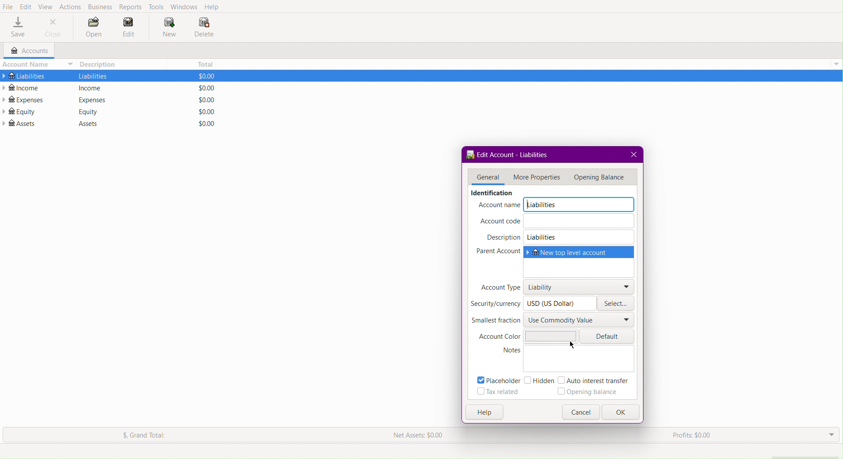  I want to click on Delete, so click(204, 28).